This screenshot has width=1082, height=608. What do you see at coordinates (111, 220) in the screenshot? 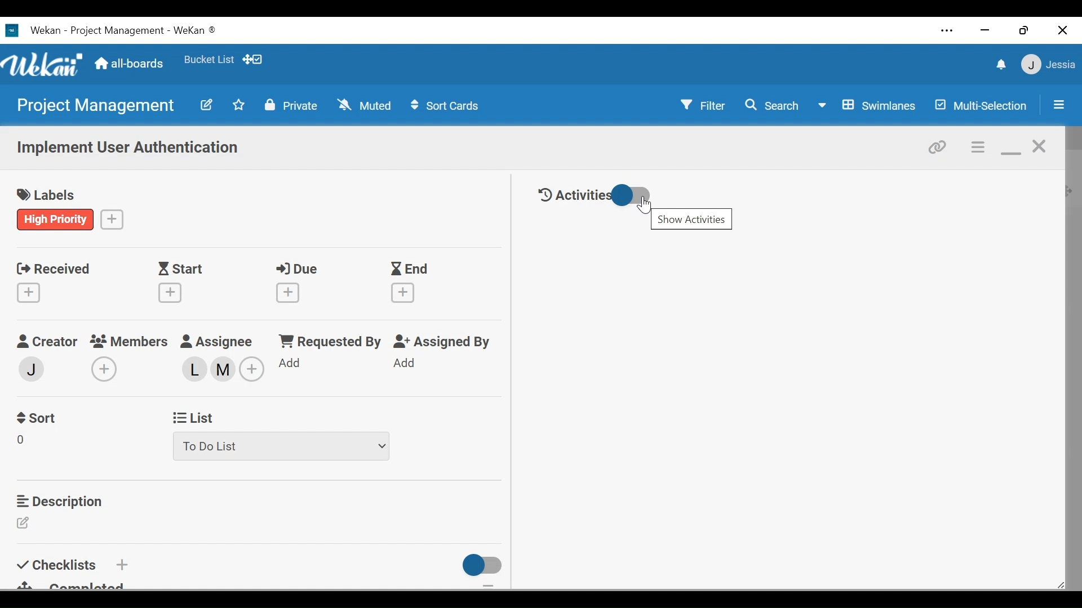
I see `Create a label` at bounding box center [111, 220].